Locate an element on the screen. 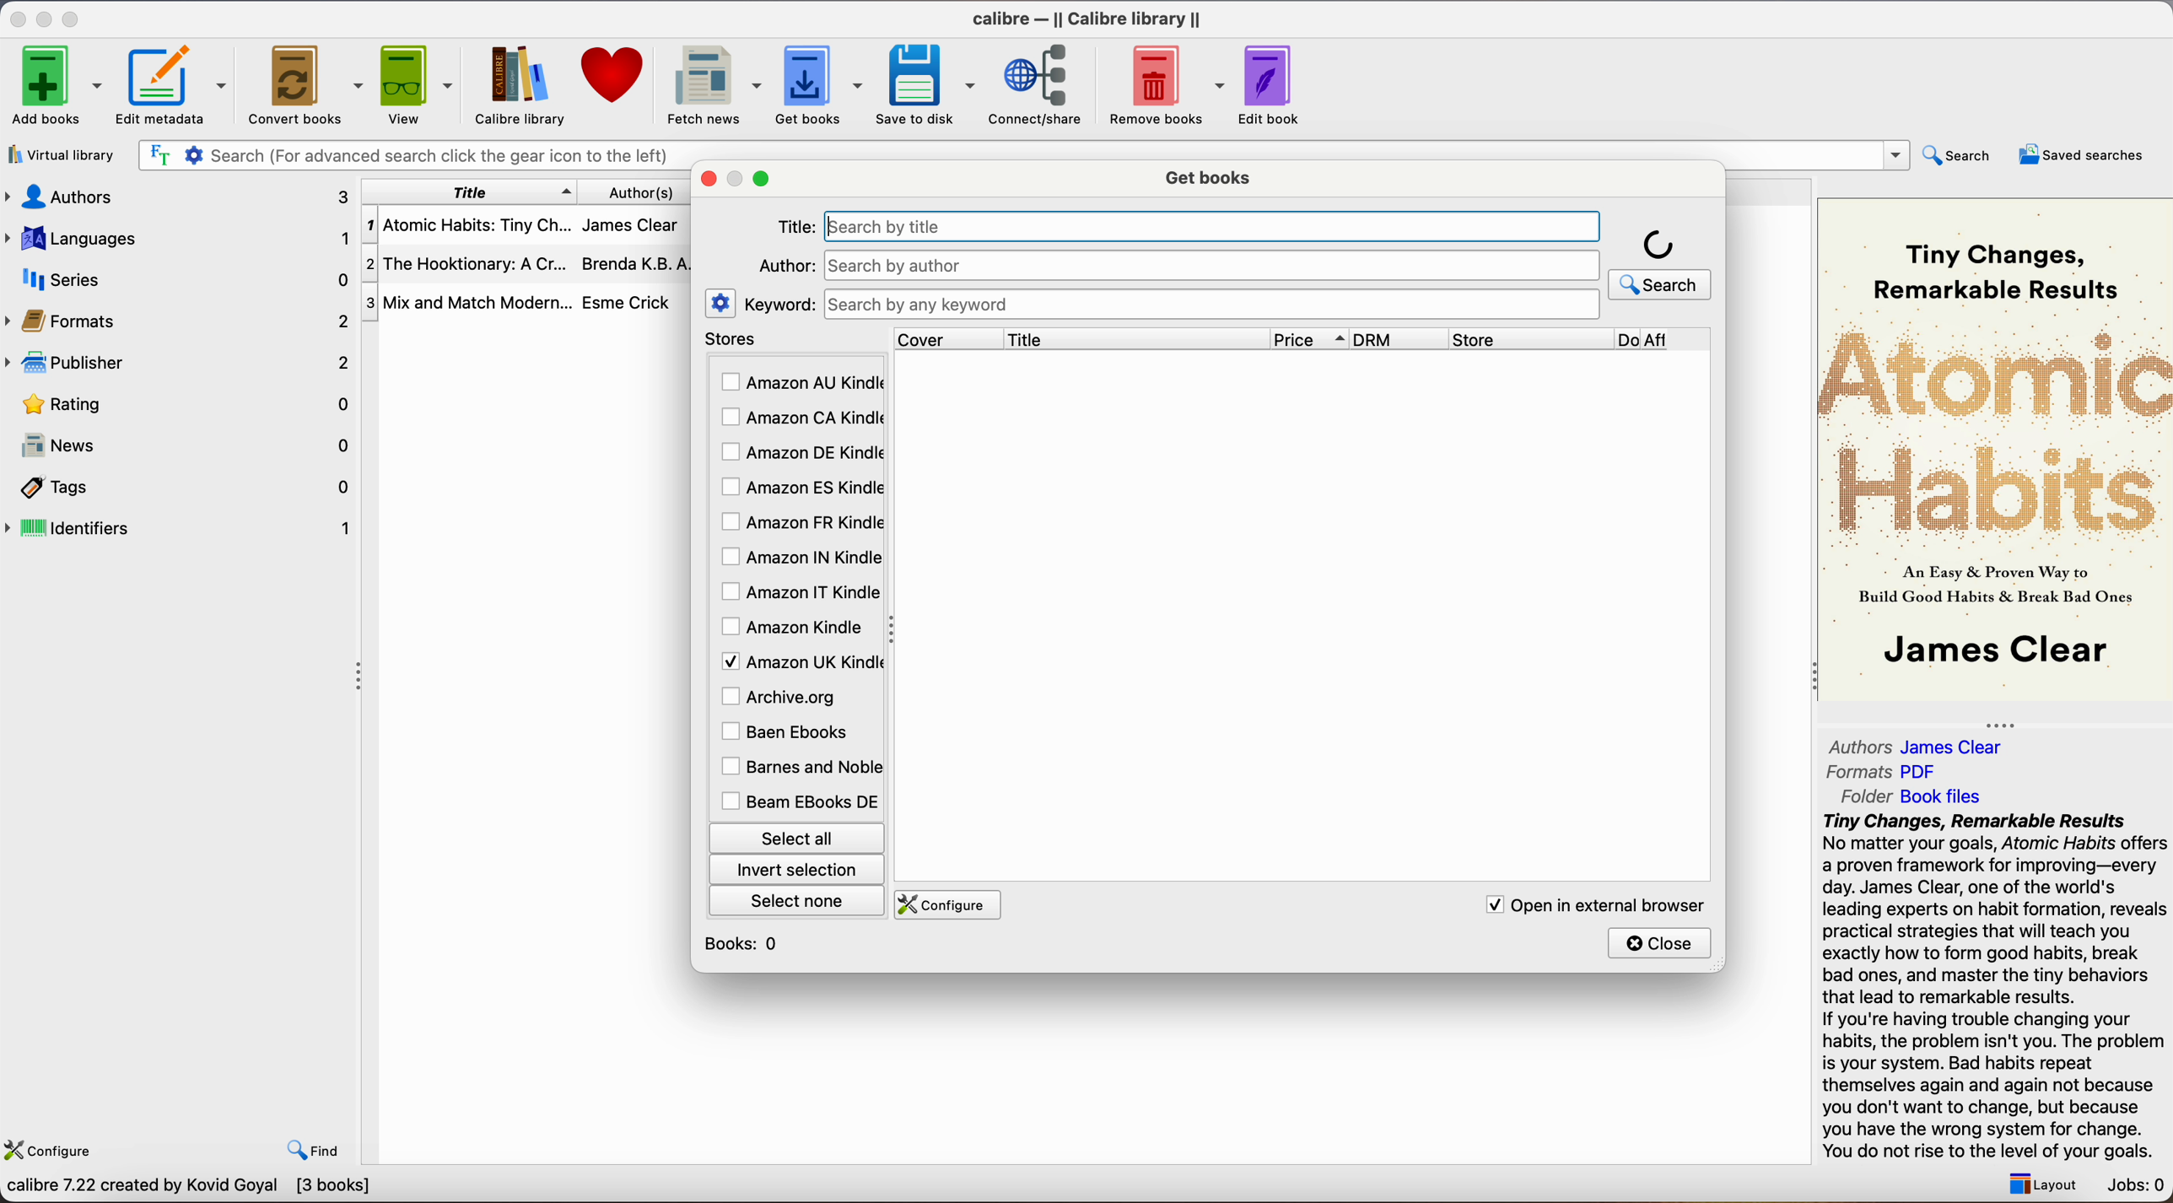  baen ebooks is located at coordinates (789, 733).